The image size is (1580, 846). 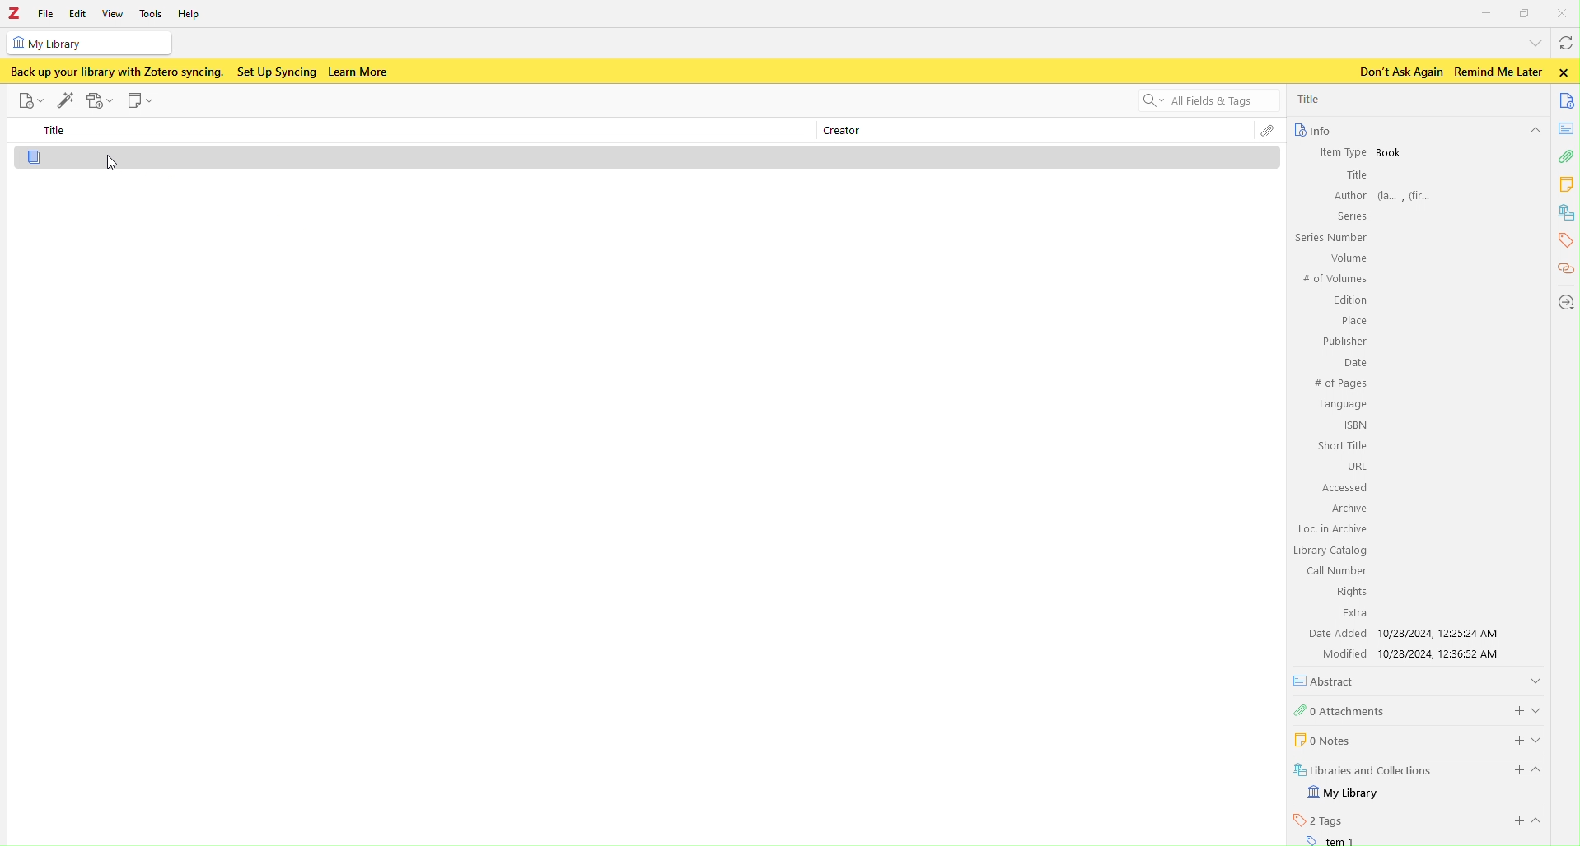 I want to click on edit, so click(x=65, y=98).